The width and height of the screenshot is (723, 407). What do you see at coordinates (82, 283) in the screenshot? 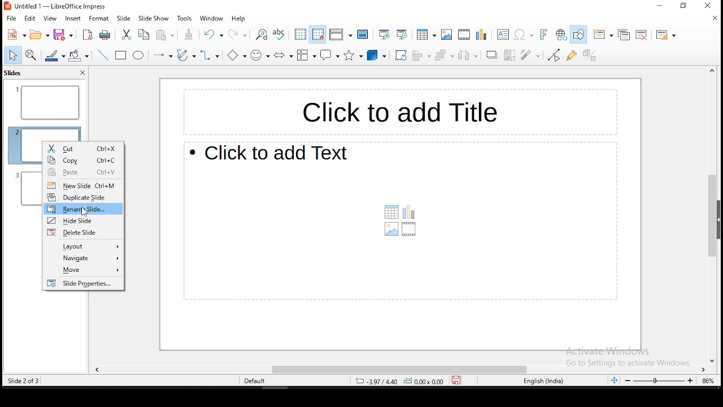
I see `slide properties` at bounding box center [82, 283].